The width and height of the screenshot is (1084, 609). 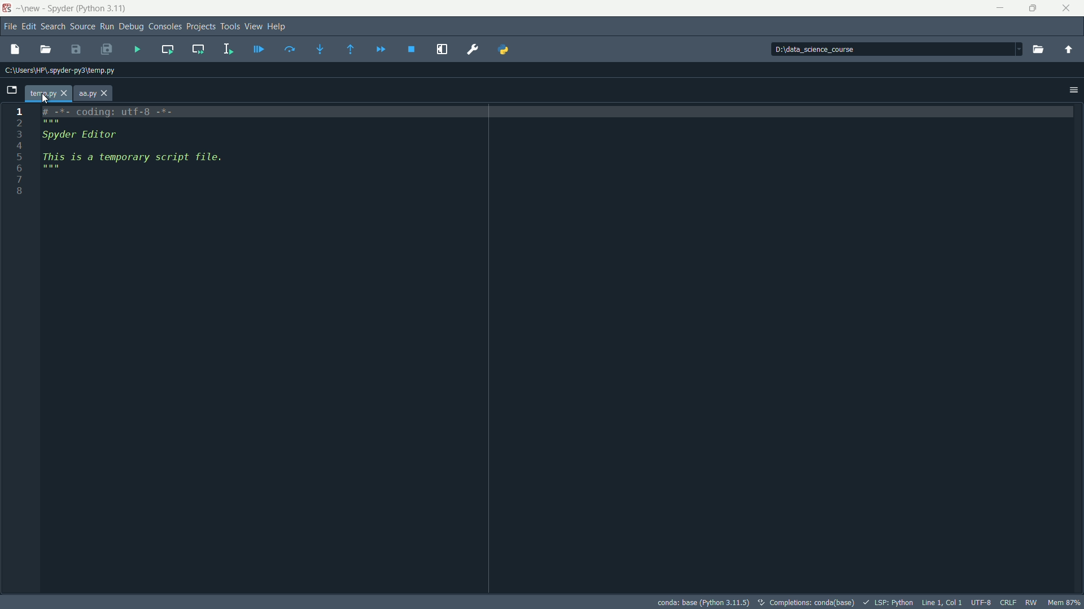 What do you see at coordinates (701, 602) in the screenshot?
I see `python interpretor` at bounding box center [701, 602].